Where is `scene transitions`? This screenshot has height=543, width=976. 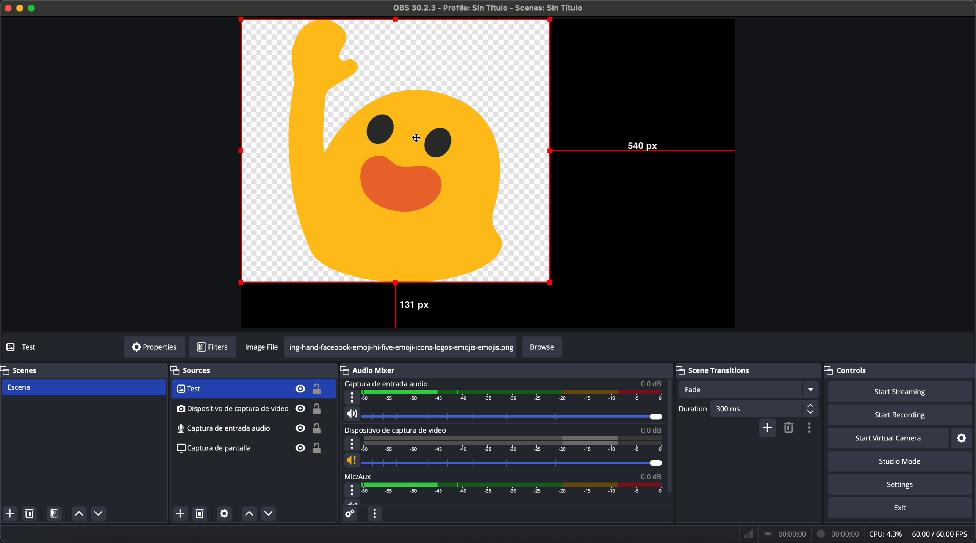
scene transitions is located at coordinates (722, 369).